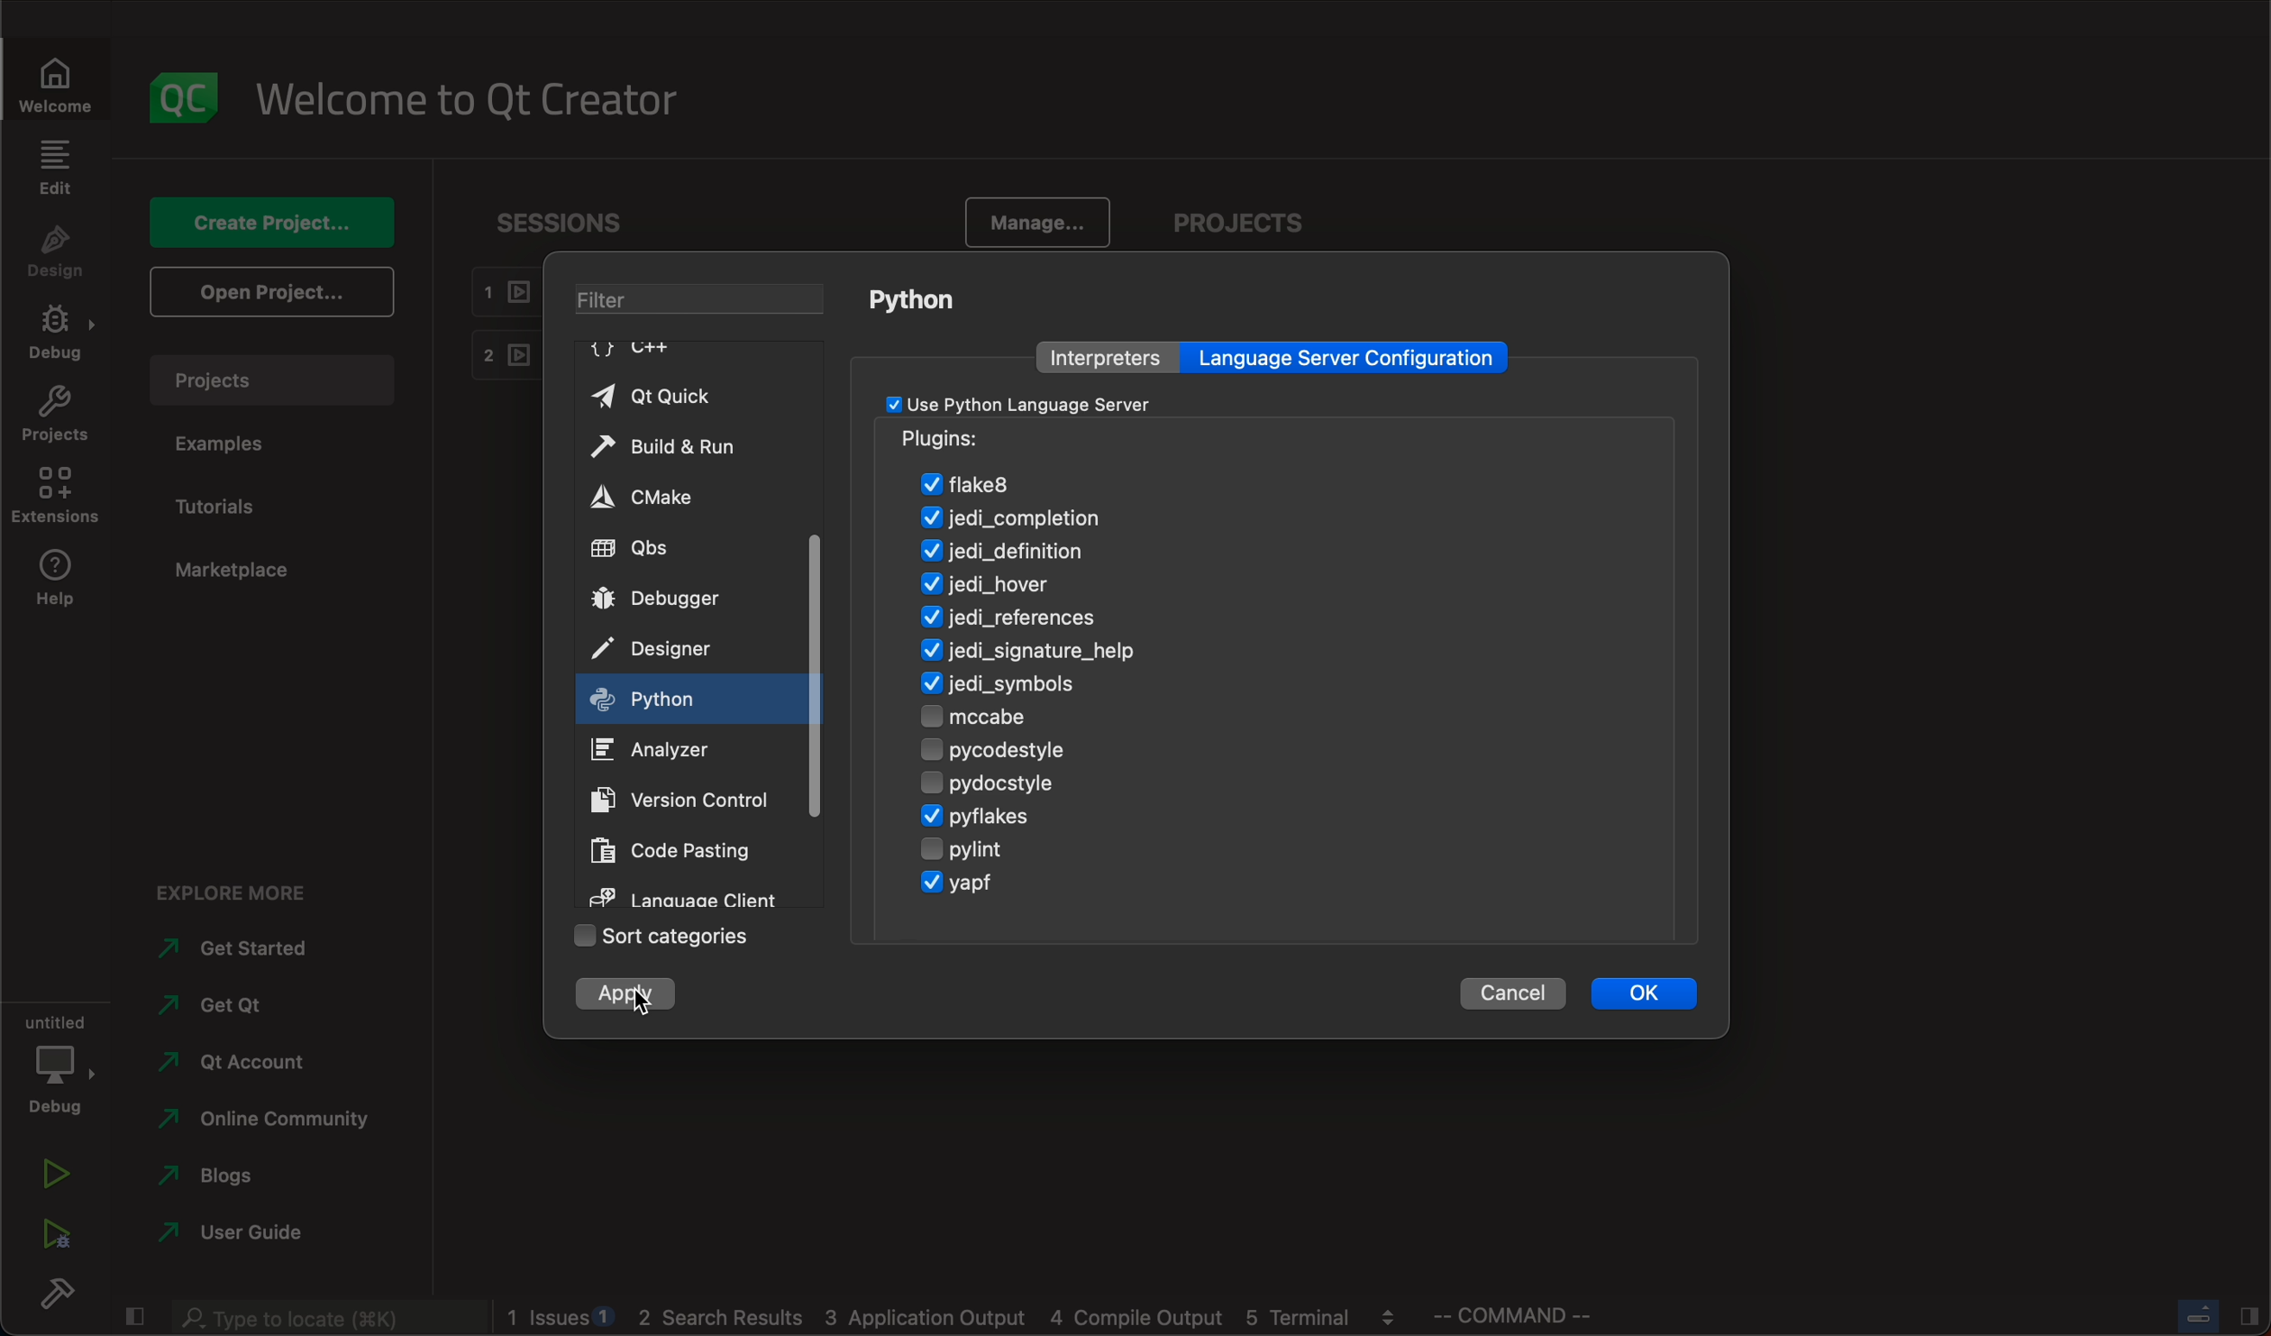  What do you see at coordinates (672, 548) in the screenshot?
I see `qbs` at bounding box center [672, 548].